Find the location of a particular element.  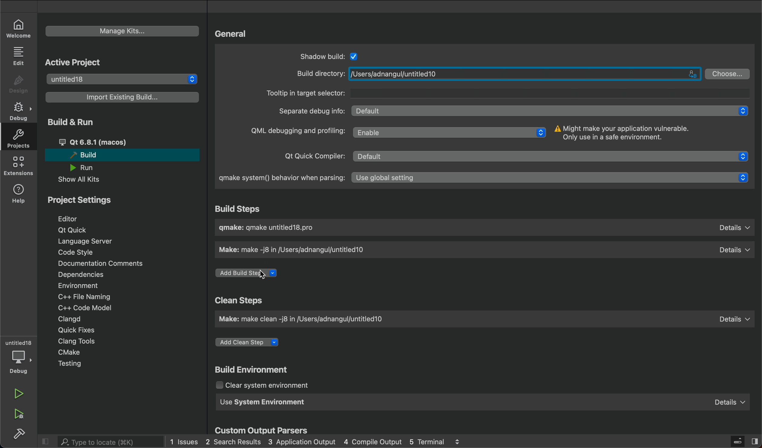

Run is located at coordinates (81, 168).